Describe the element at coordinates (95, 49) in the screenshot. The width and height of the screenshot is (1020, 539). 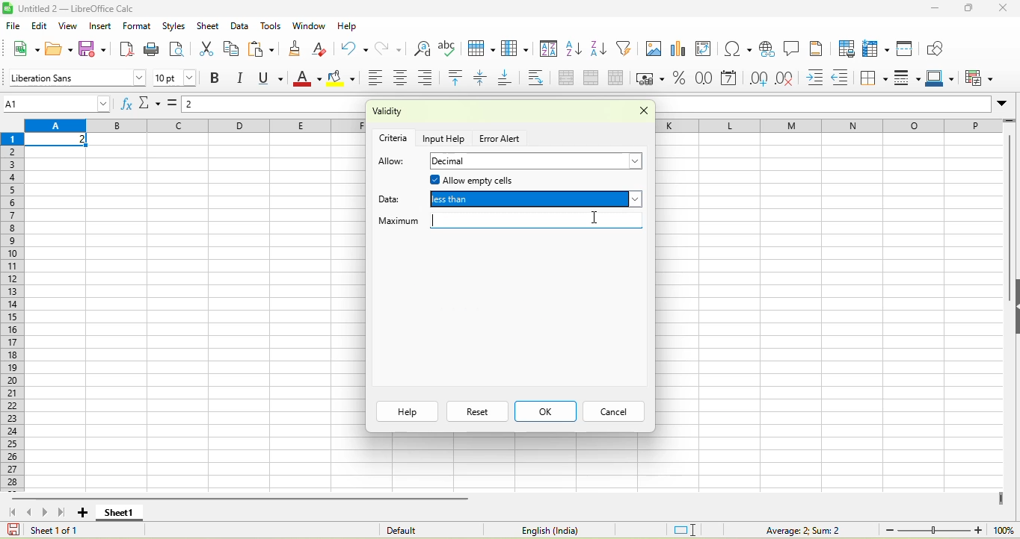
I see `save` at that location.